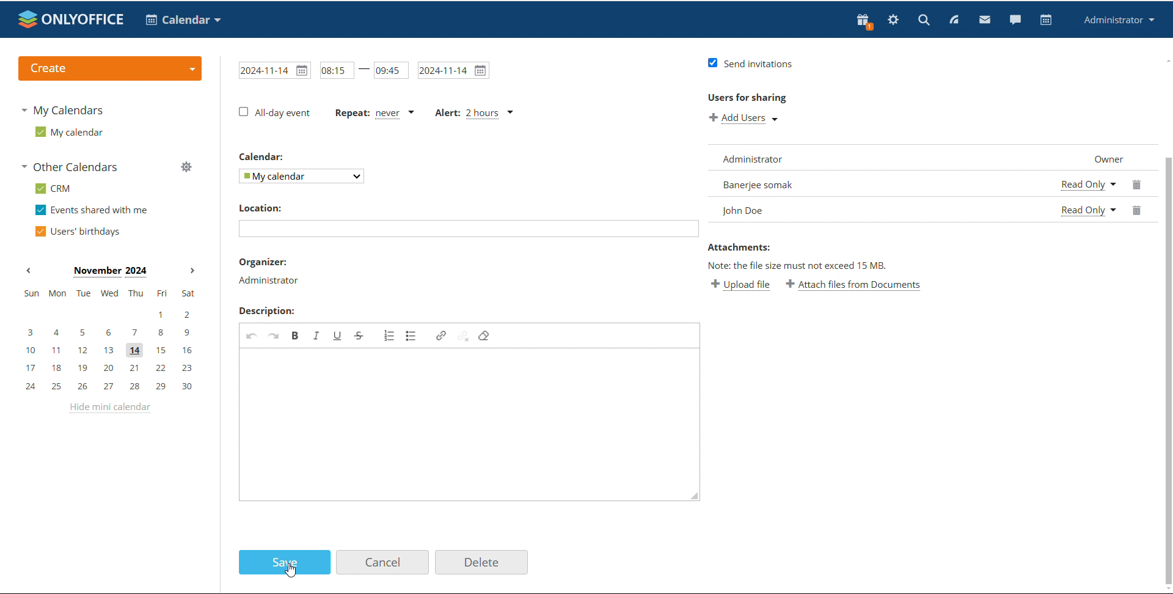 This screenshot has width=1173, height=594. What do you see at coordinates (372, 114) in the screenshot?
I see `event repetition` at bounding box center [372, 114].